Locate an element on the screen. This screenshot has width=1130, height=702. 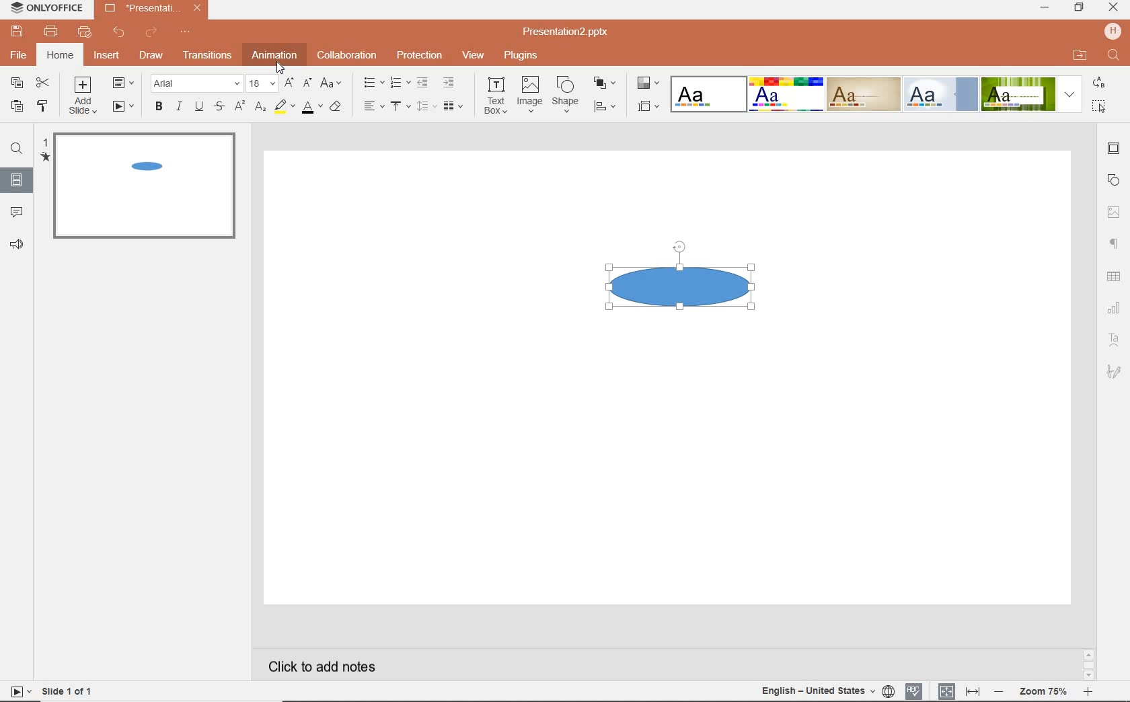
DECREMENT FONT SIZE is located at coordinates (306, 83).